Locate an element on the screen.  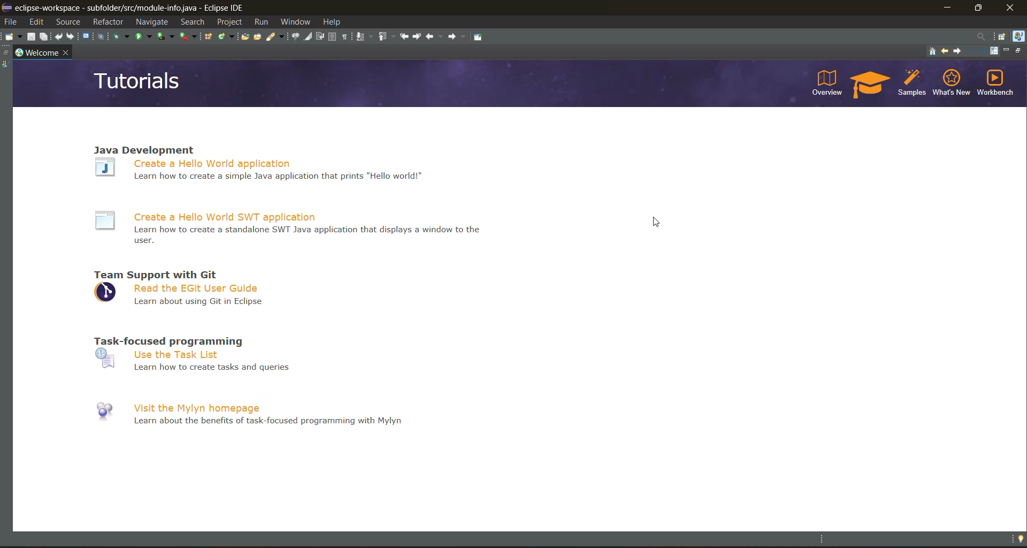
source is located at coordinates (71, 22).